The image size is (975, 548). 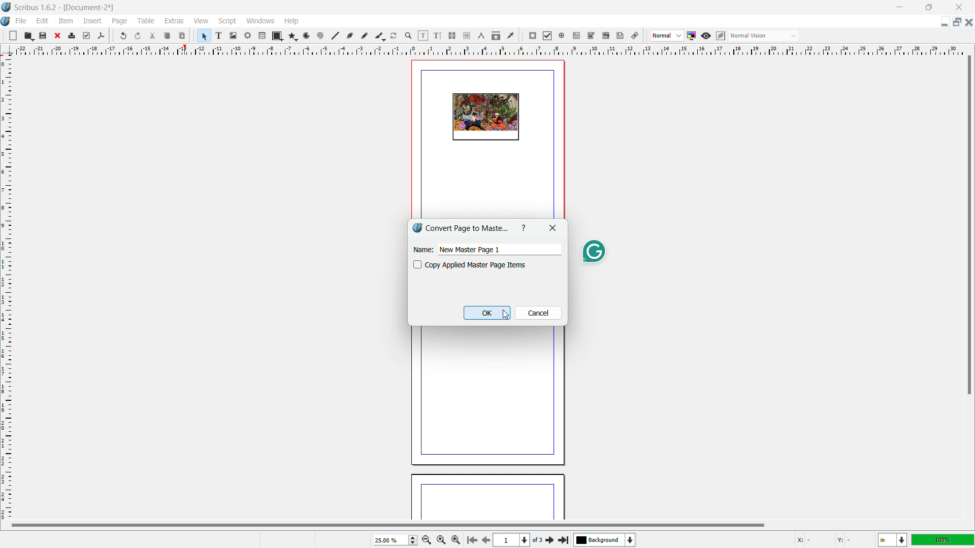 What do you see at coordinates (484, 539) in the screenshot?
I see `next page` at bounding box center [484, 539].